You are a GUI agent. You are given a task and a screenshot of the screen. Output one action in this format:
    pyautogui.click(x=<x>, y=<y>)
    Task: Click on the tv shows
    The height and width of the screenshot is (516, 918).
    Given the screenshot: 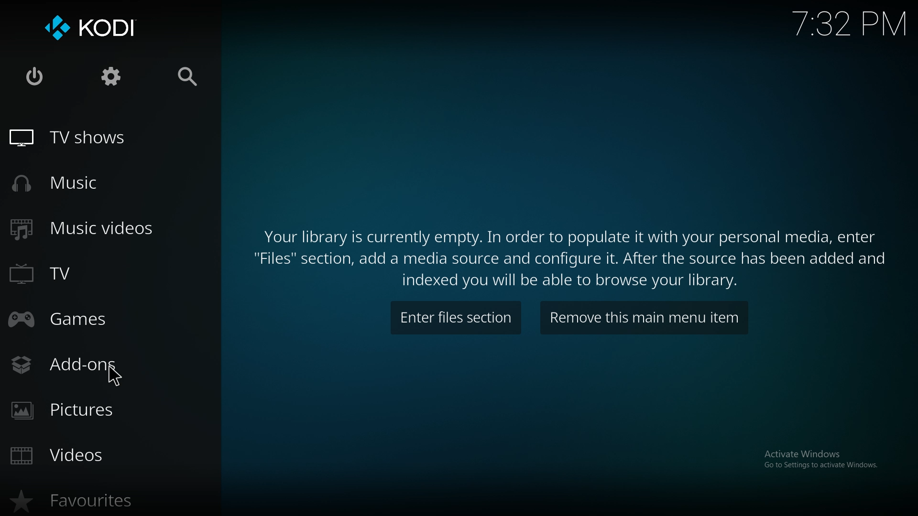 What is the action you would take?
    pyautogui.click(x=74, y=138)
    